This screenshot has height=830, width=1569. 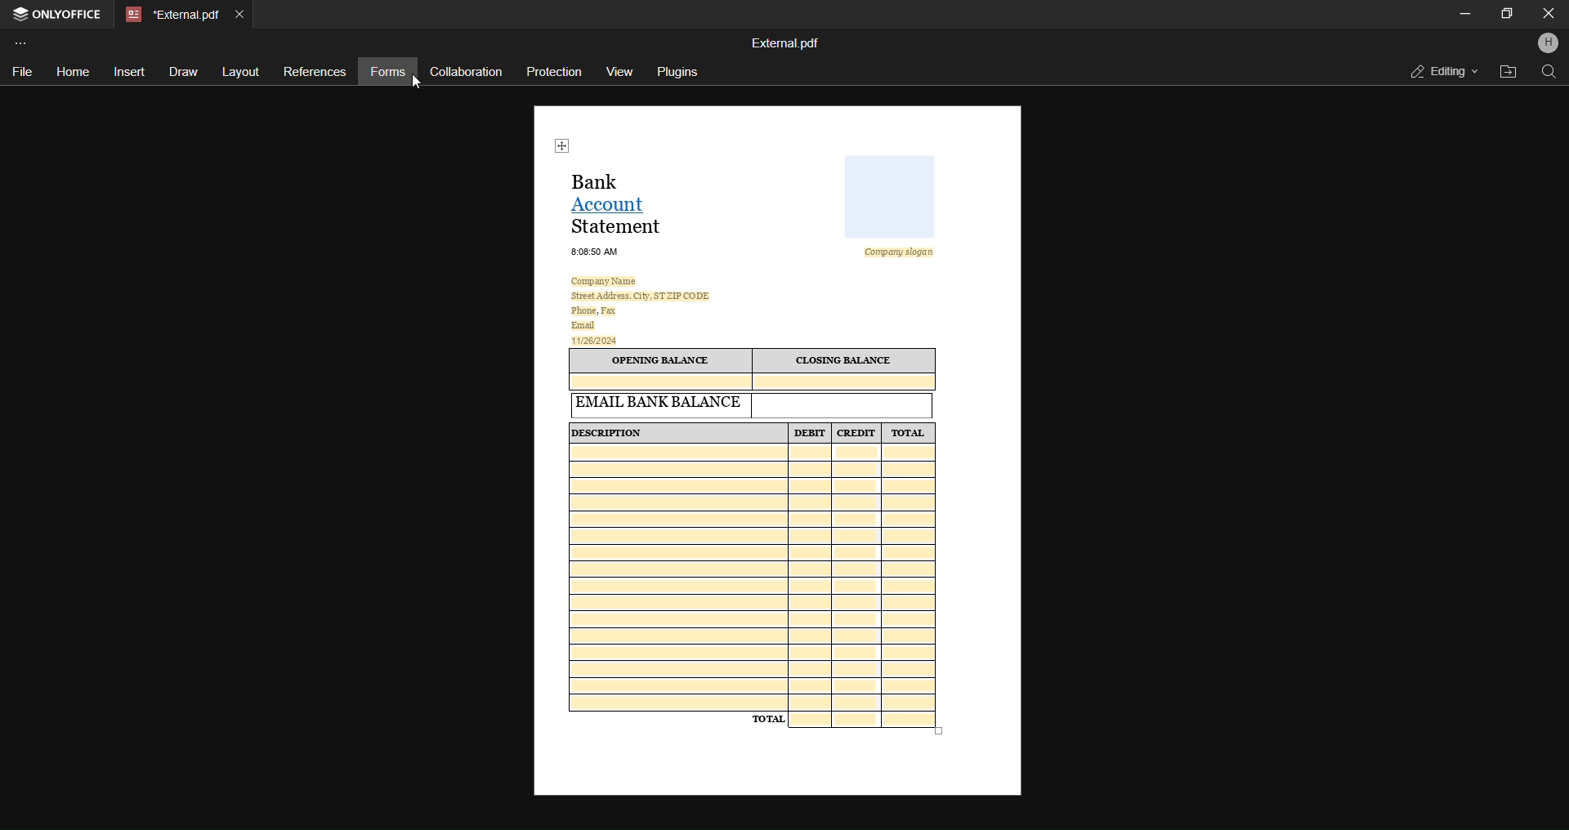 What do you see at coordinates (242, 70) in the screenshot?
I see `layout` at bounding box center [242, 70].